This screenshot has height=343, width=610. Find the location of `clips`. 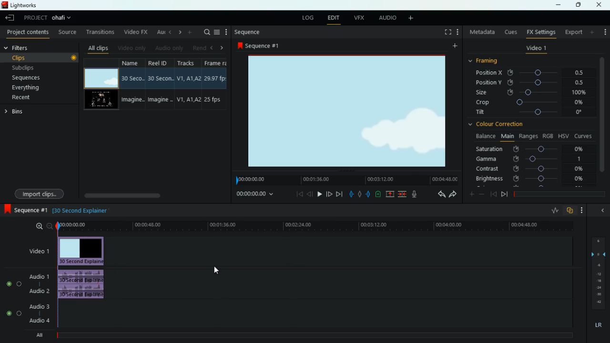

clips is located at coordinates (35, 58).